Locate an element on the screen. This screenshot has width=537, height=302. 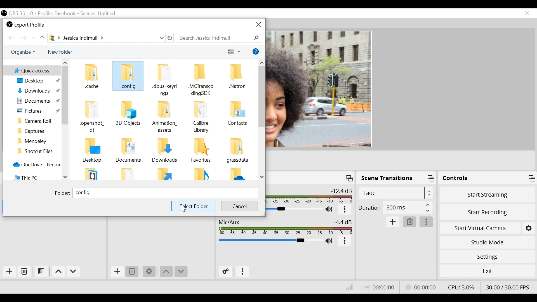
Folder is located at coordinates (201, 174).